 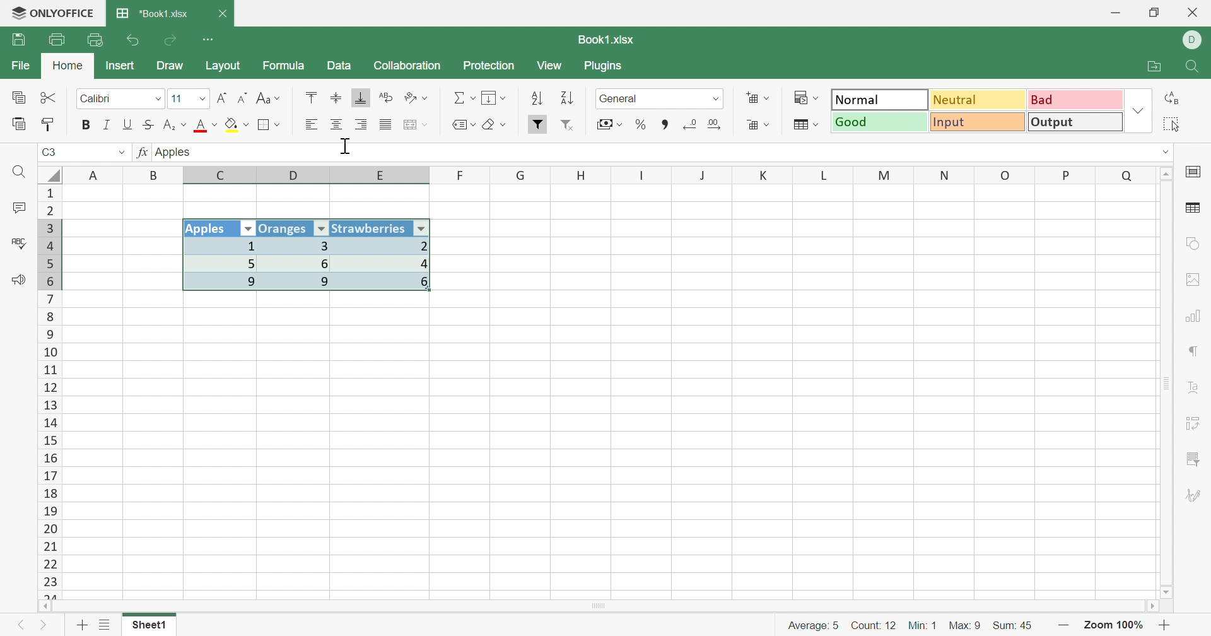 I want to click on Named ranges, so click(x=461, y=124).